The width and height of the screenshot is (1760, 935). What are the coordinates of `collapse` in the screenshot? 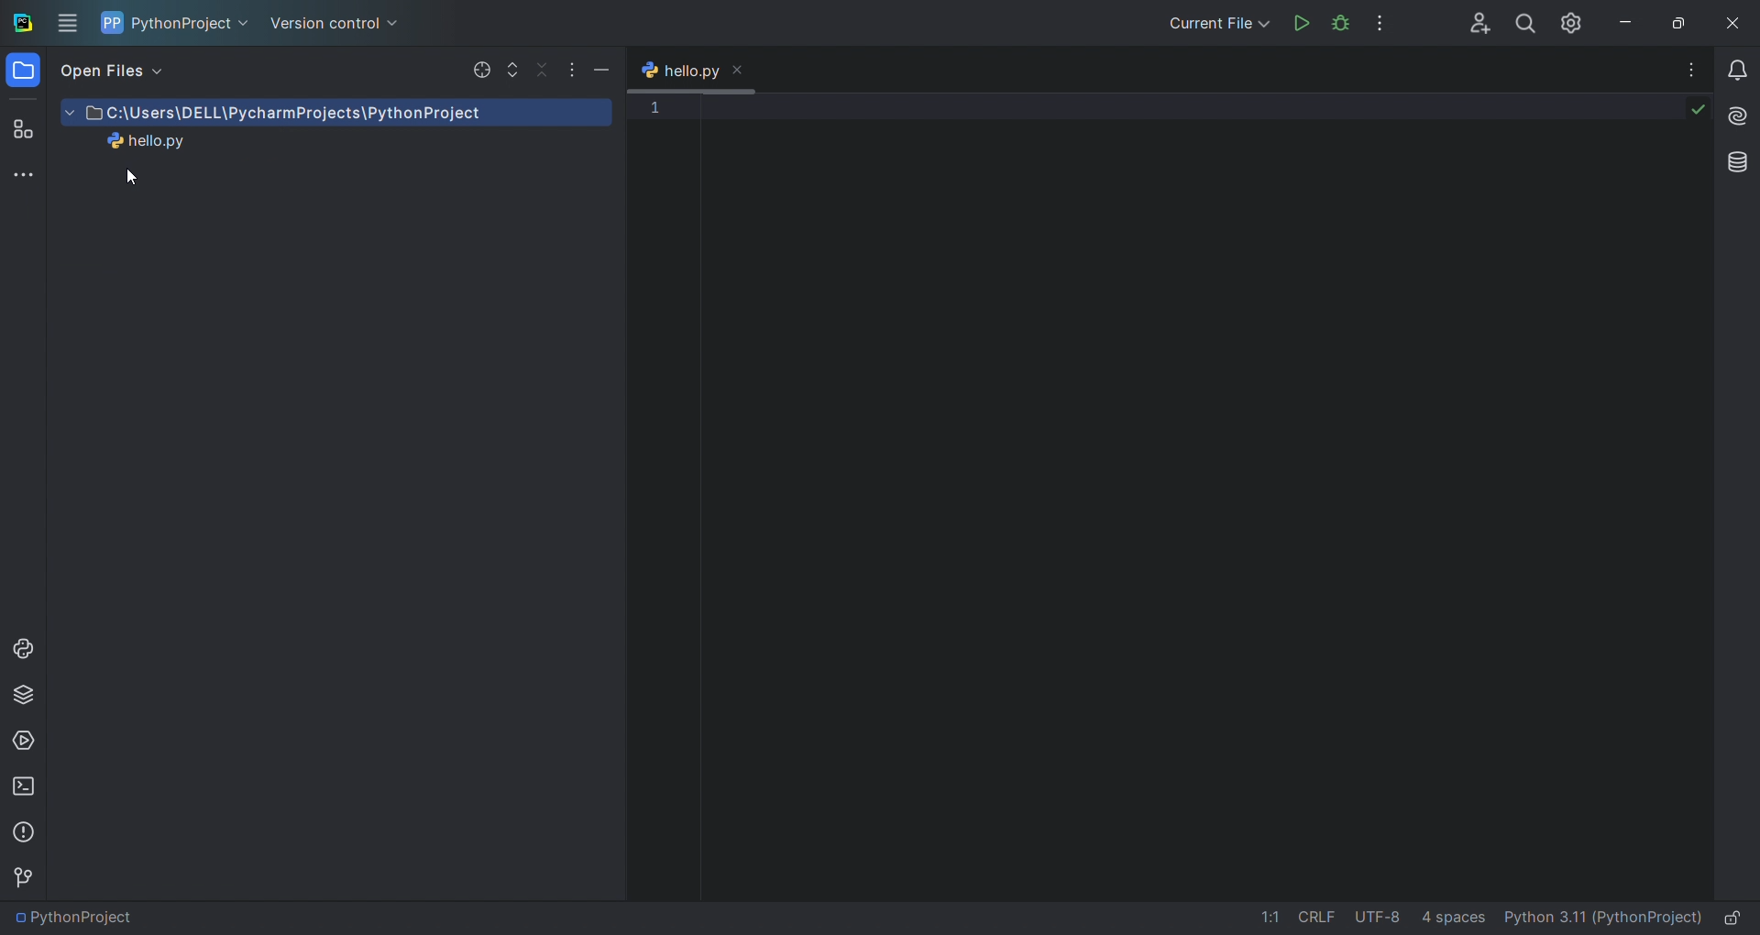 It's located at (540, 69).